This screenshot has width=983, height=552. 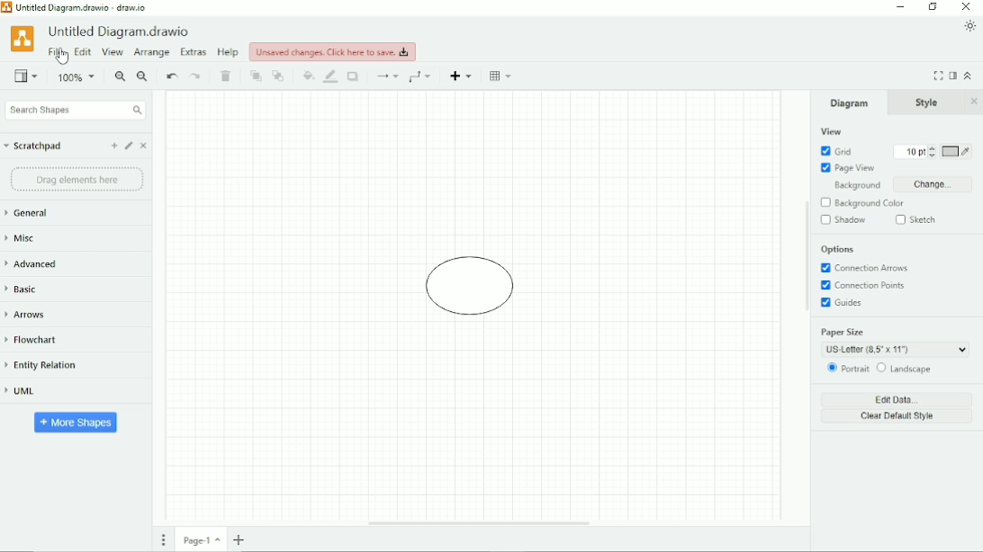 I want to click on Delete, so click(x=227, y=76).